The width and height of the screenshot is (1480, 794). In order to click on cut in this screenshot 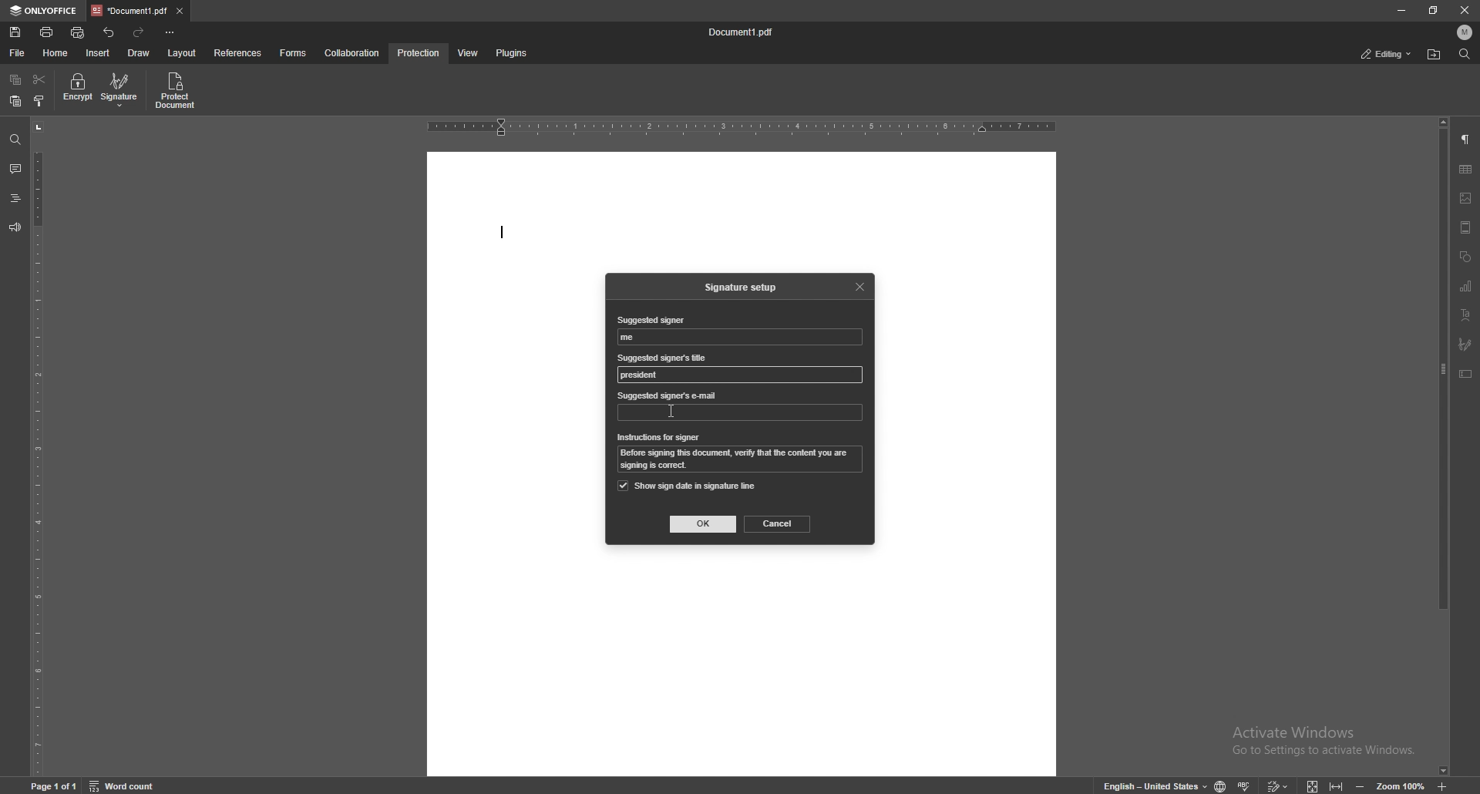, I will do `click(39, 80)`.